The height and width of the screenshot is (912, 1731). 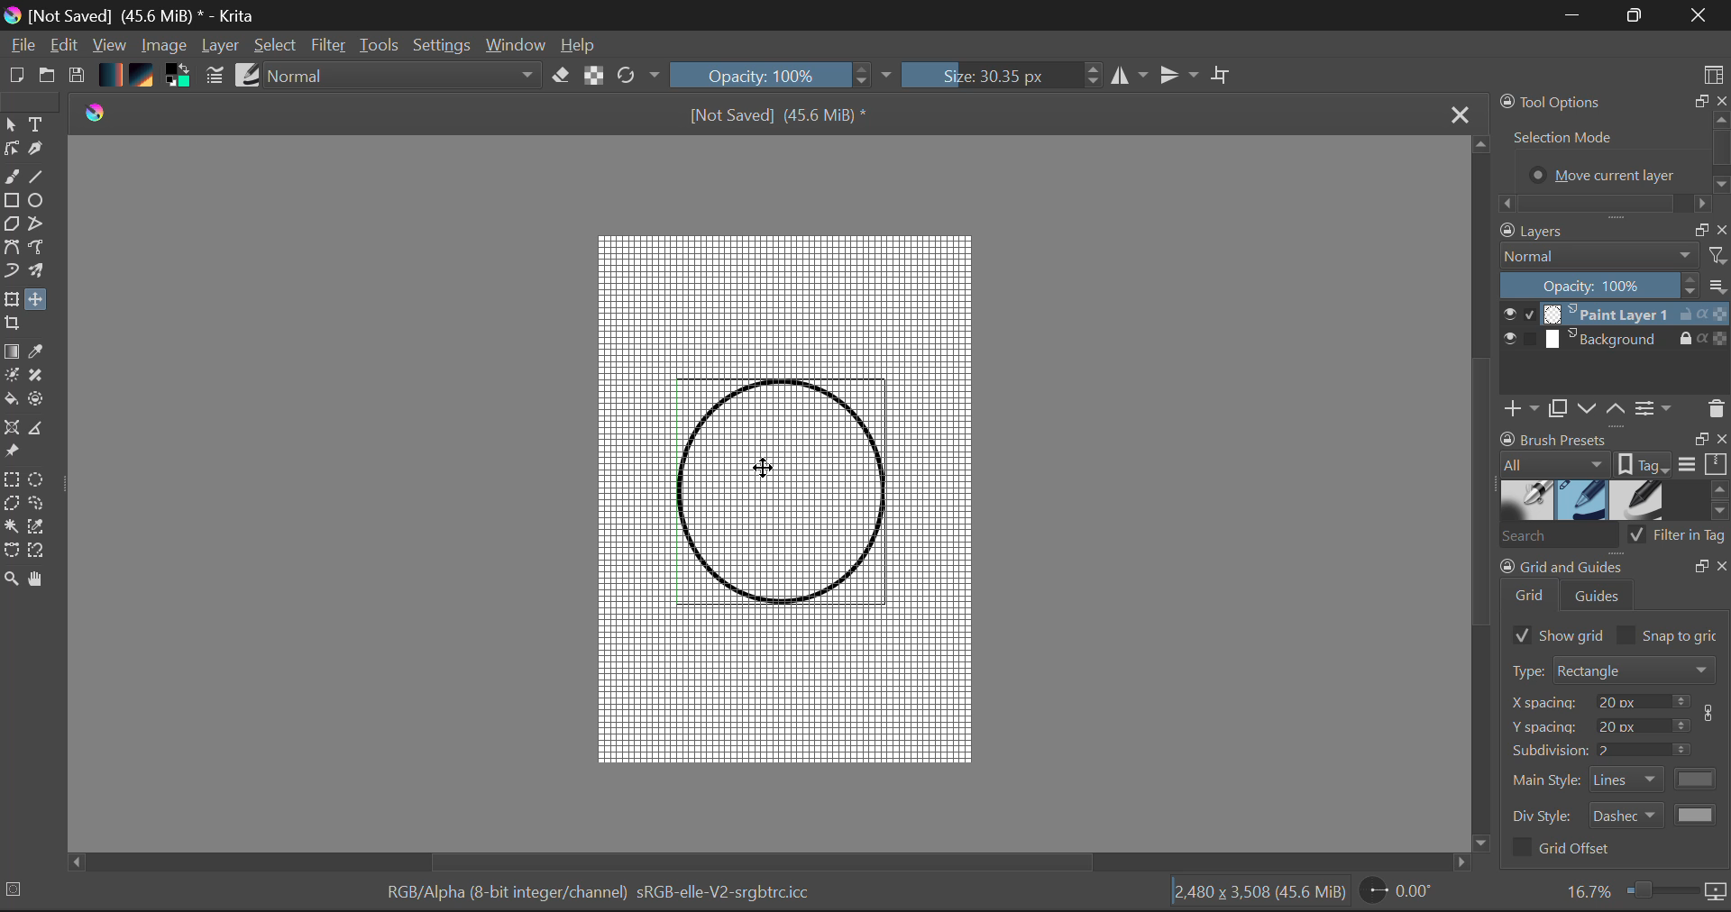 What do you see at coordinates (608, 896) in the screenshot?
I see `Color Information` at bounding box center [608, 896].